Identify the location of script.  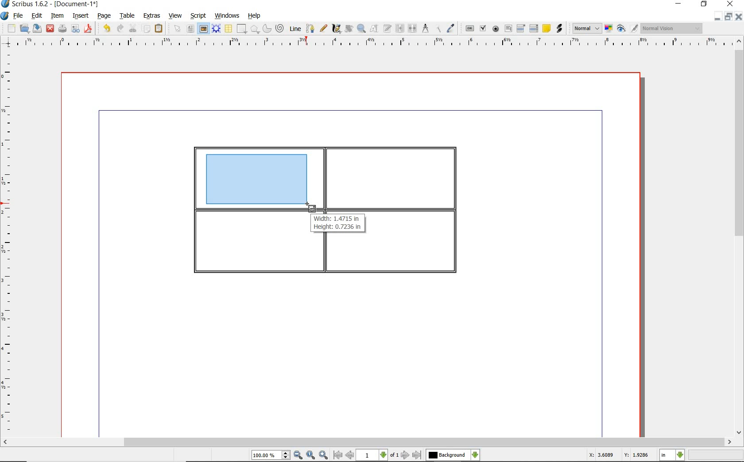
(199, 16).